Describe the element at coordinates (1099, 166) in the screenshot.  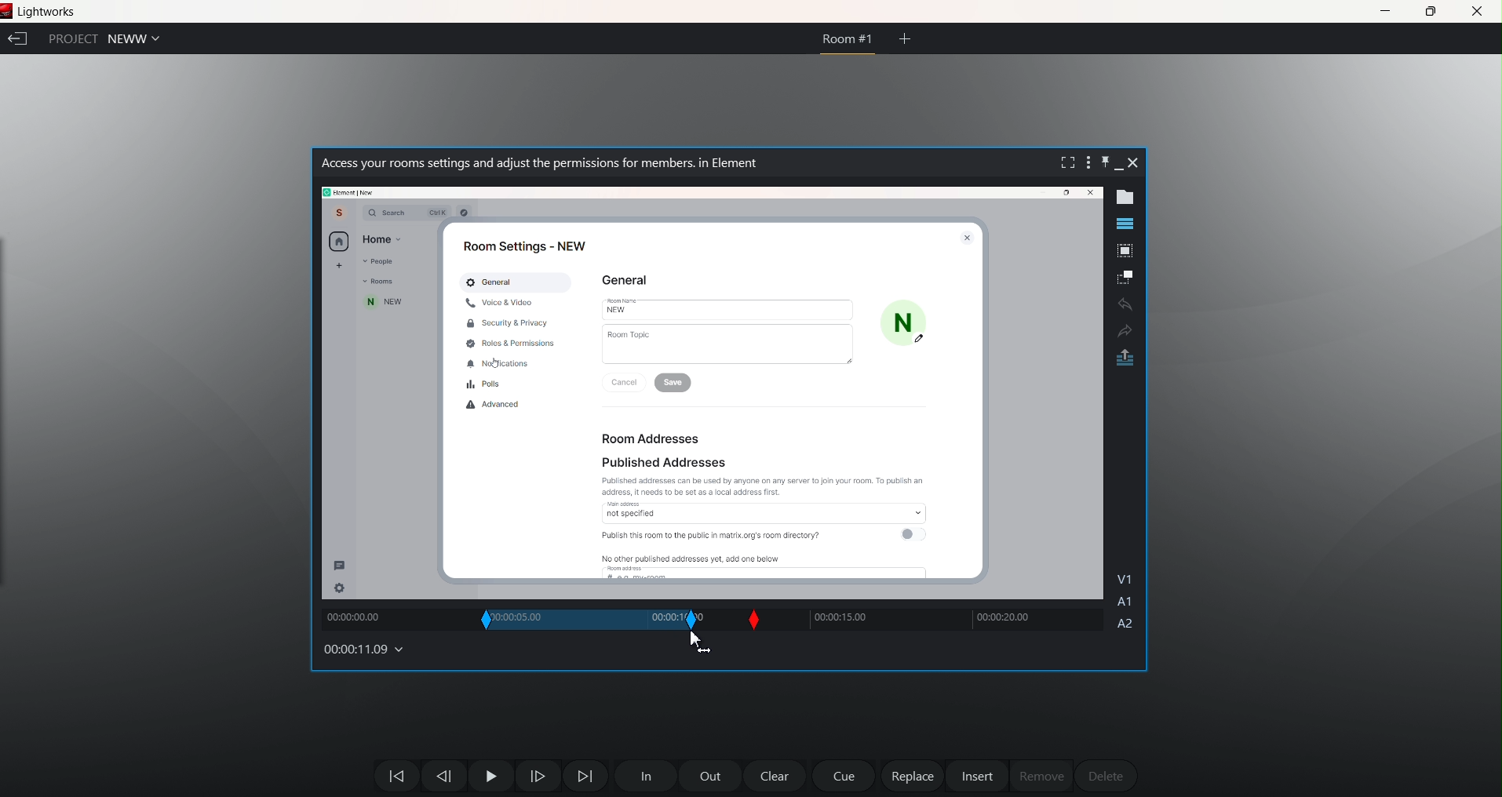
I see `pin this bar` at that location.